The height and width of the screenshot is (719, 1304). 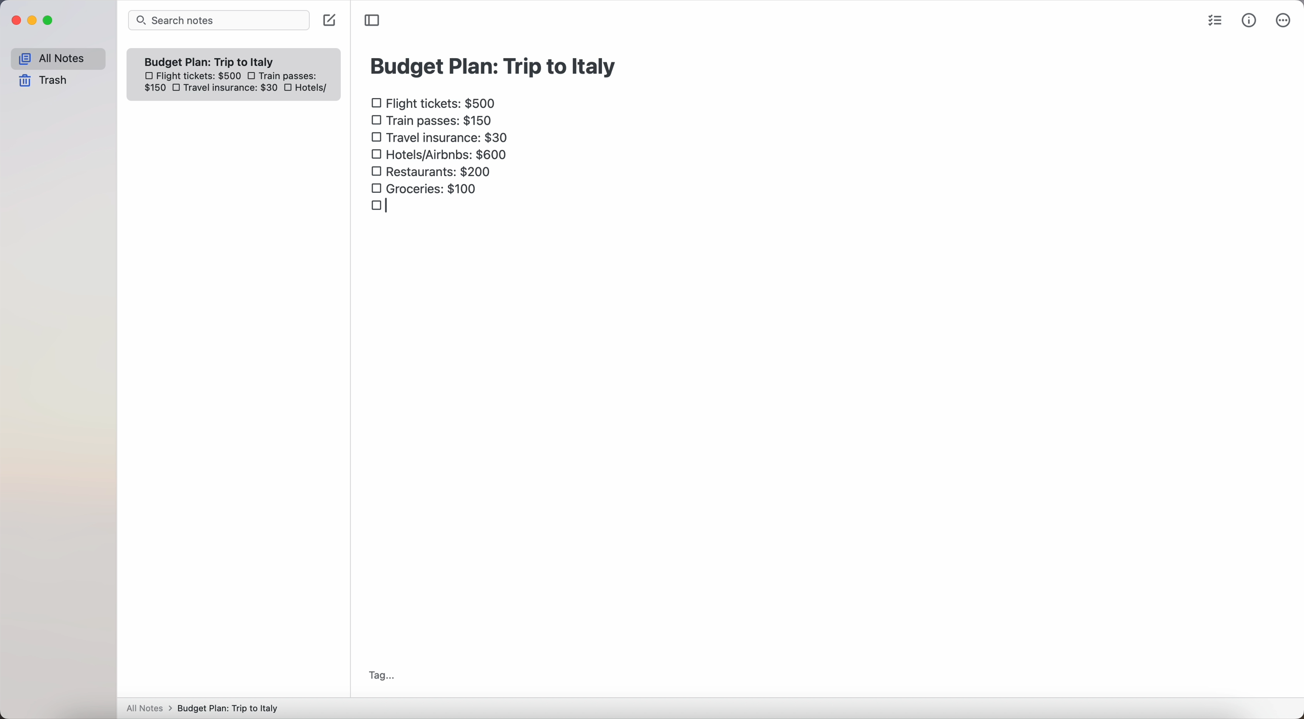 What do you see at coordinates (154, 90) in the screenshot?
I see `150` at bounding box center [154, 90].